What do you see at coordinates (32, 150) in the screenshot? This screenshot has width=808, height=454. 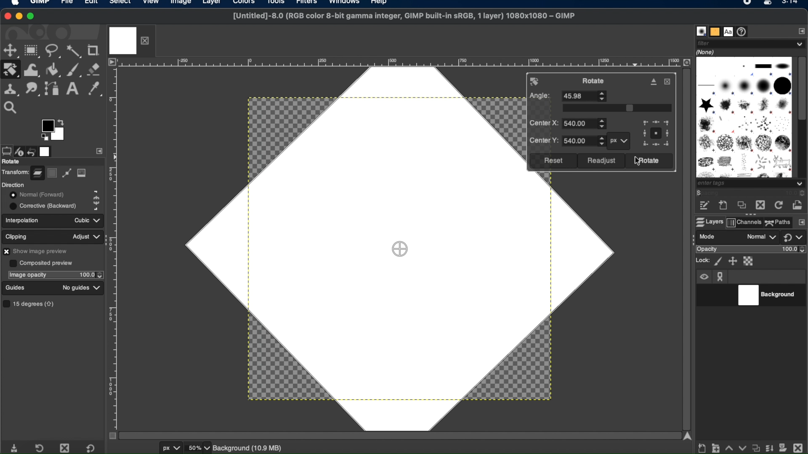 I see `undo history` at bounding box center [32, 150].